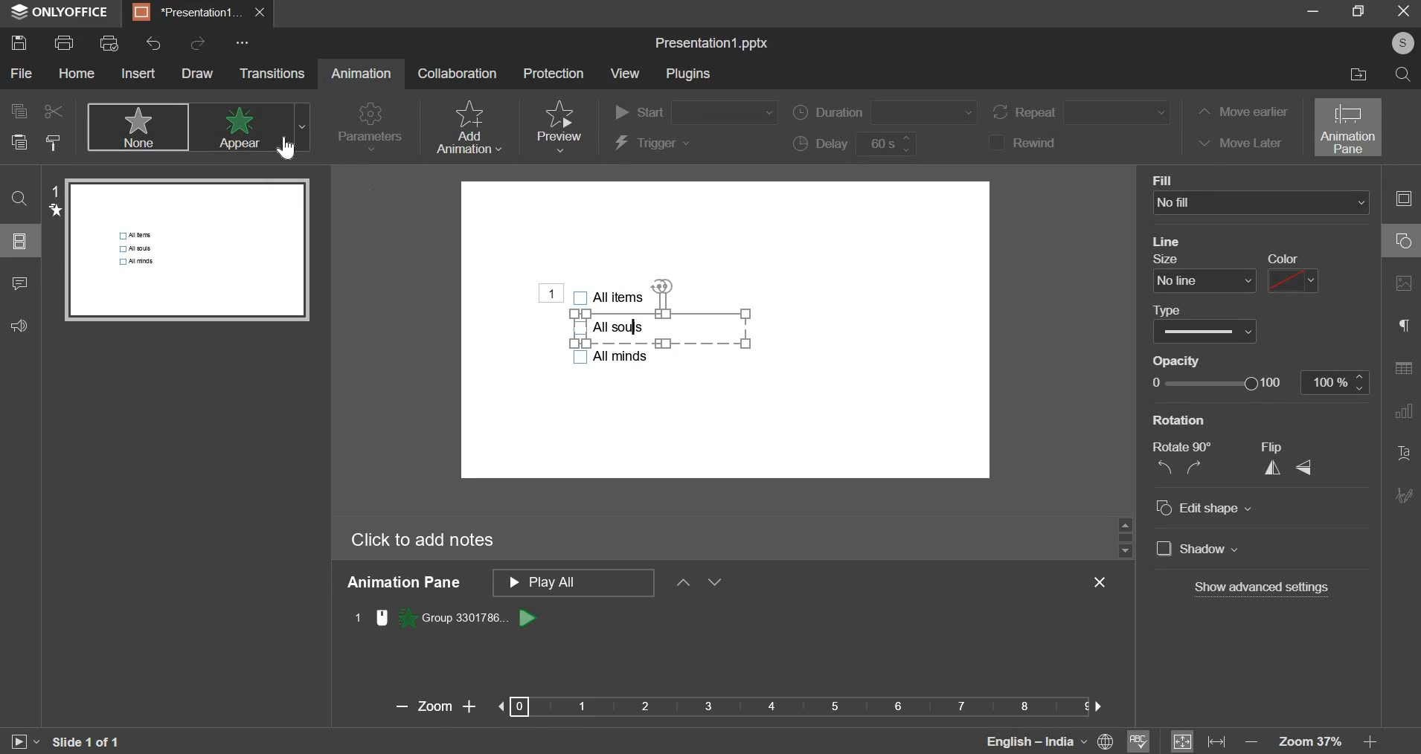  What do you see at coordinates (467, 127) in the screenshot?
I see `add animation` at bounding box center [467, 127].